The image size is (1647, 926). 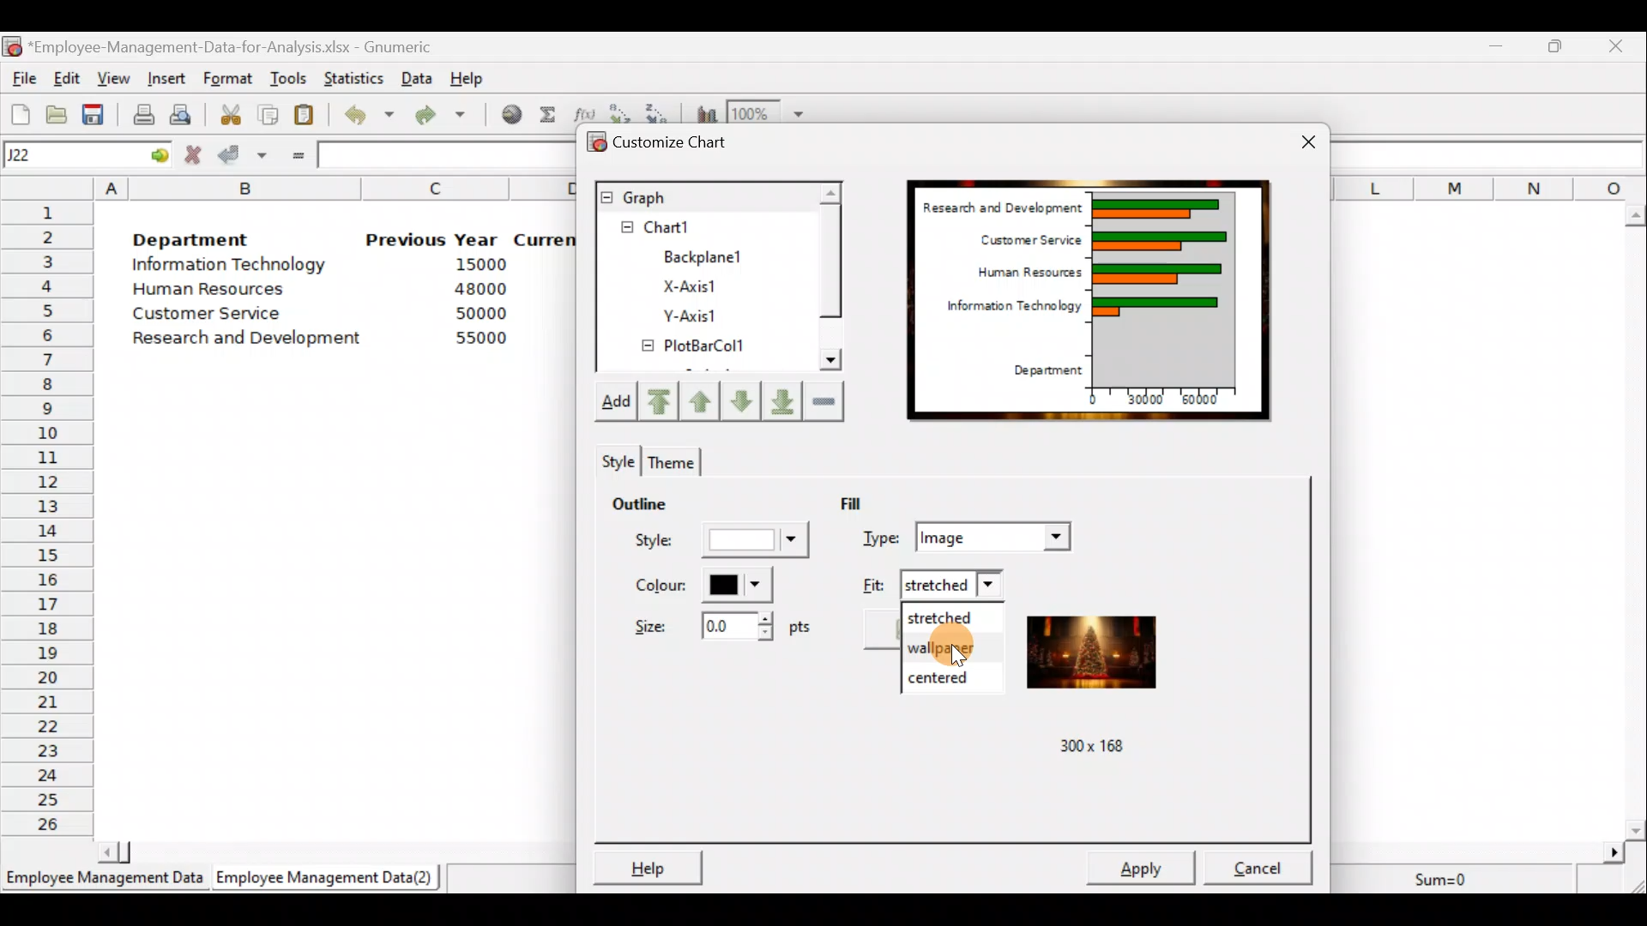 What do you see at coordinates (1298, 137) in the screenshot?
I see `Close` at bounding box center [1298, 137].